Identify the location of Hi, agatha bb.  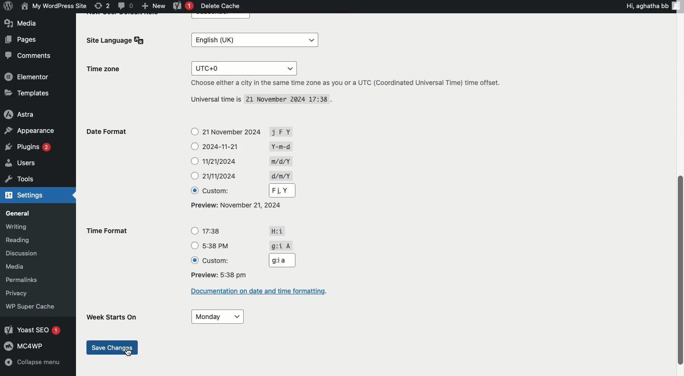
(646, 5).